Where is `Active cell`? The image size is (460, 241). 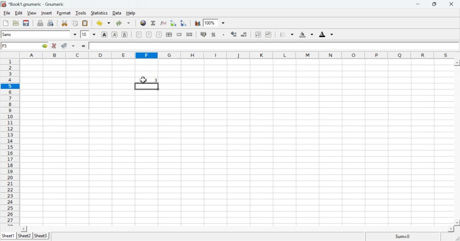 Active cell is located at coordinates (26, 46).